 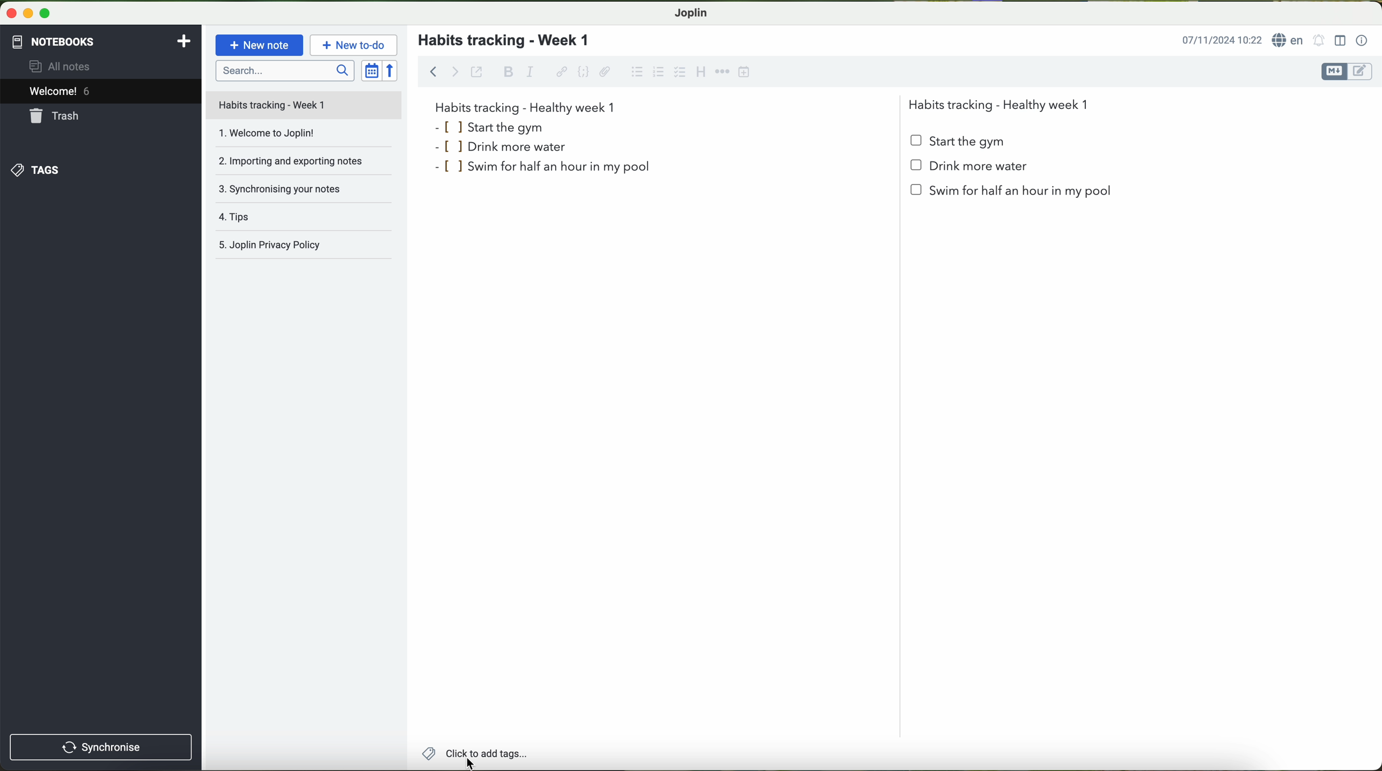 I want to click on importing and exporting notes, so click(x=303, y=165).